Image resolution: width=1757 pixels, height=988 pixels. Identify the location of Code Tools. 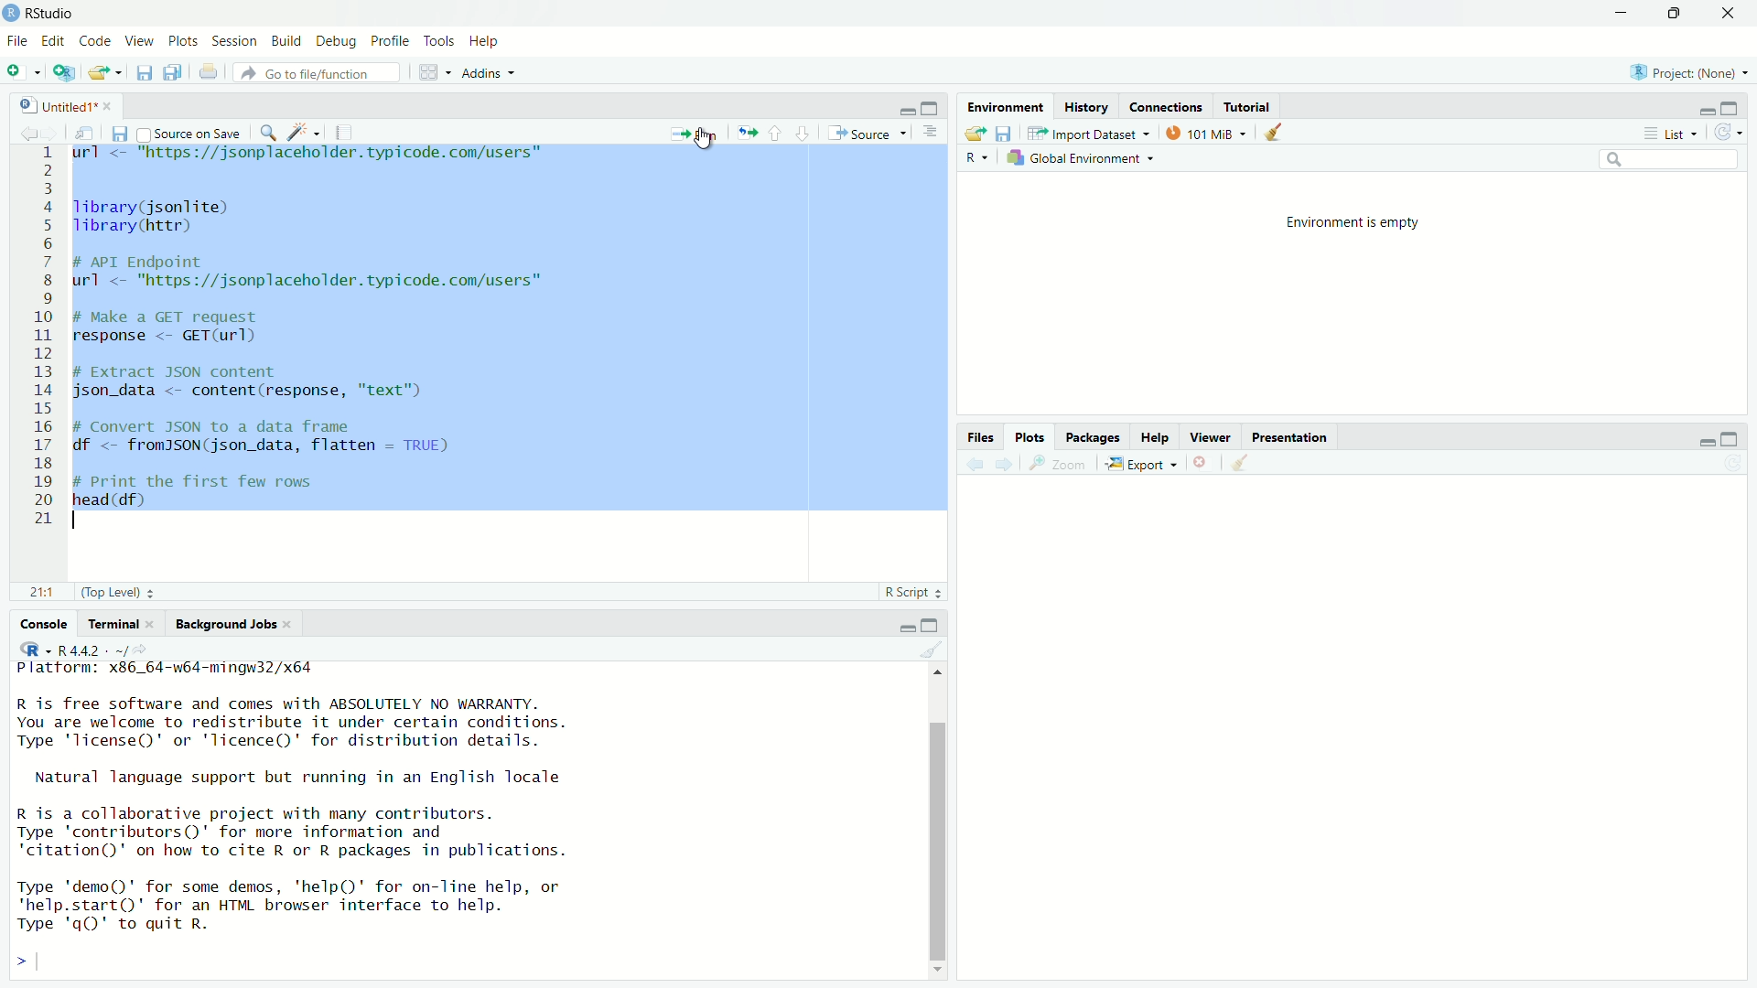
(304, 133).